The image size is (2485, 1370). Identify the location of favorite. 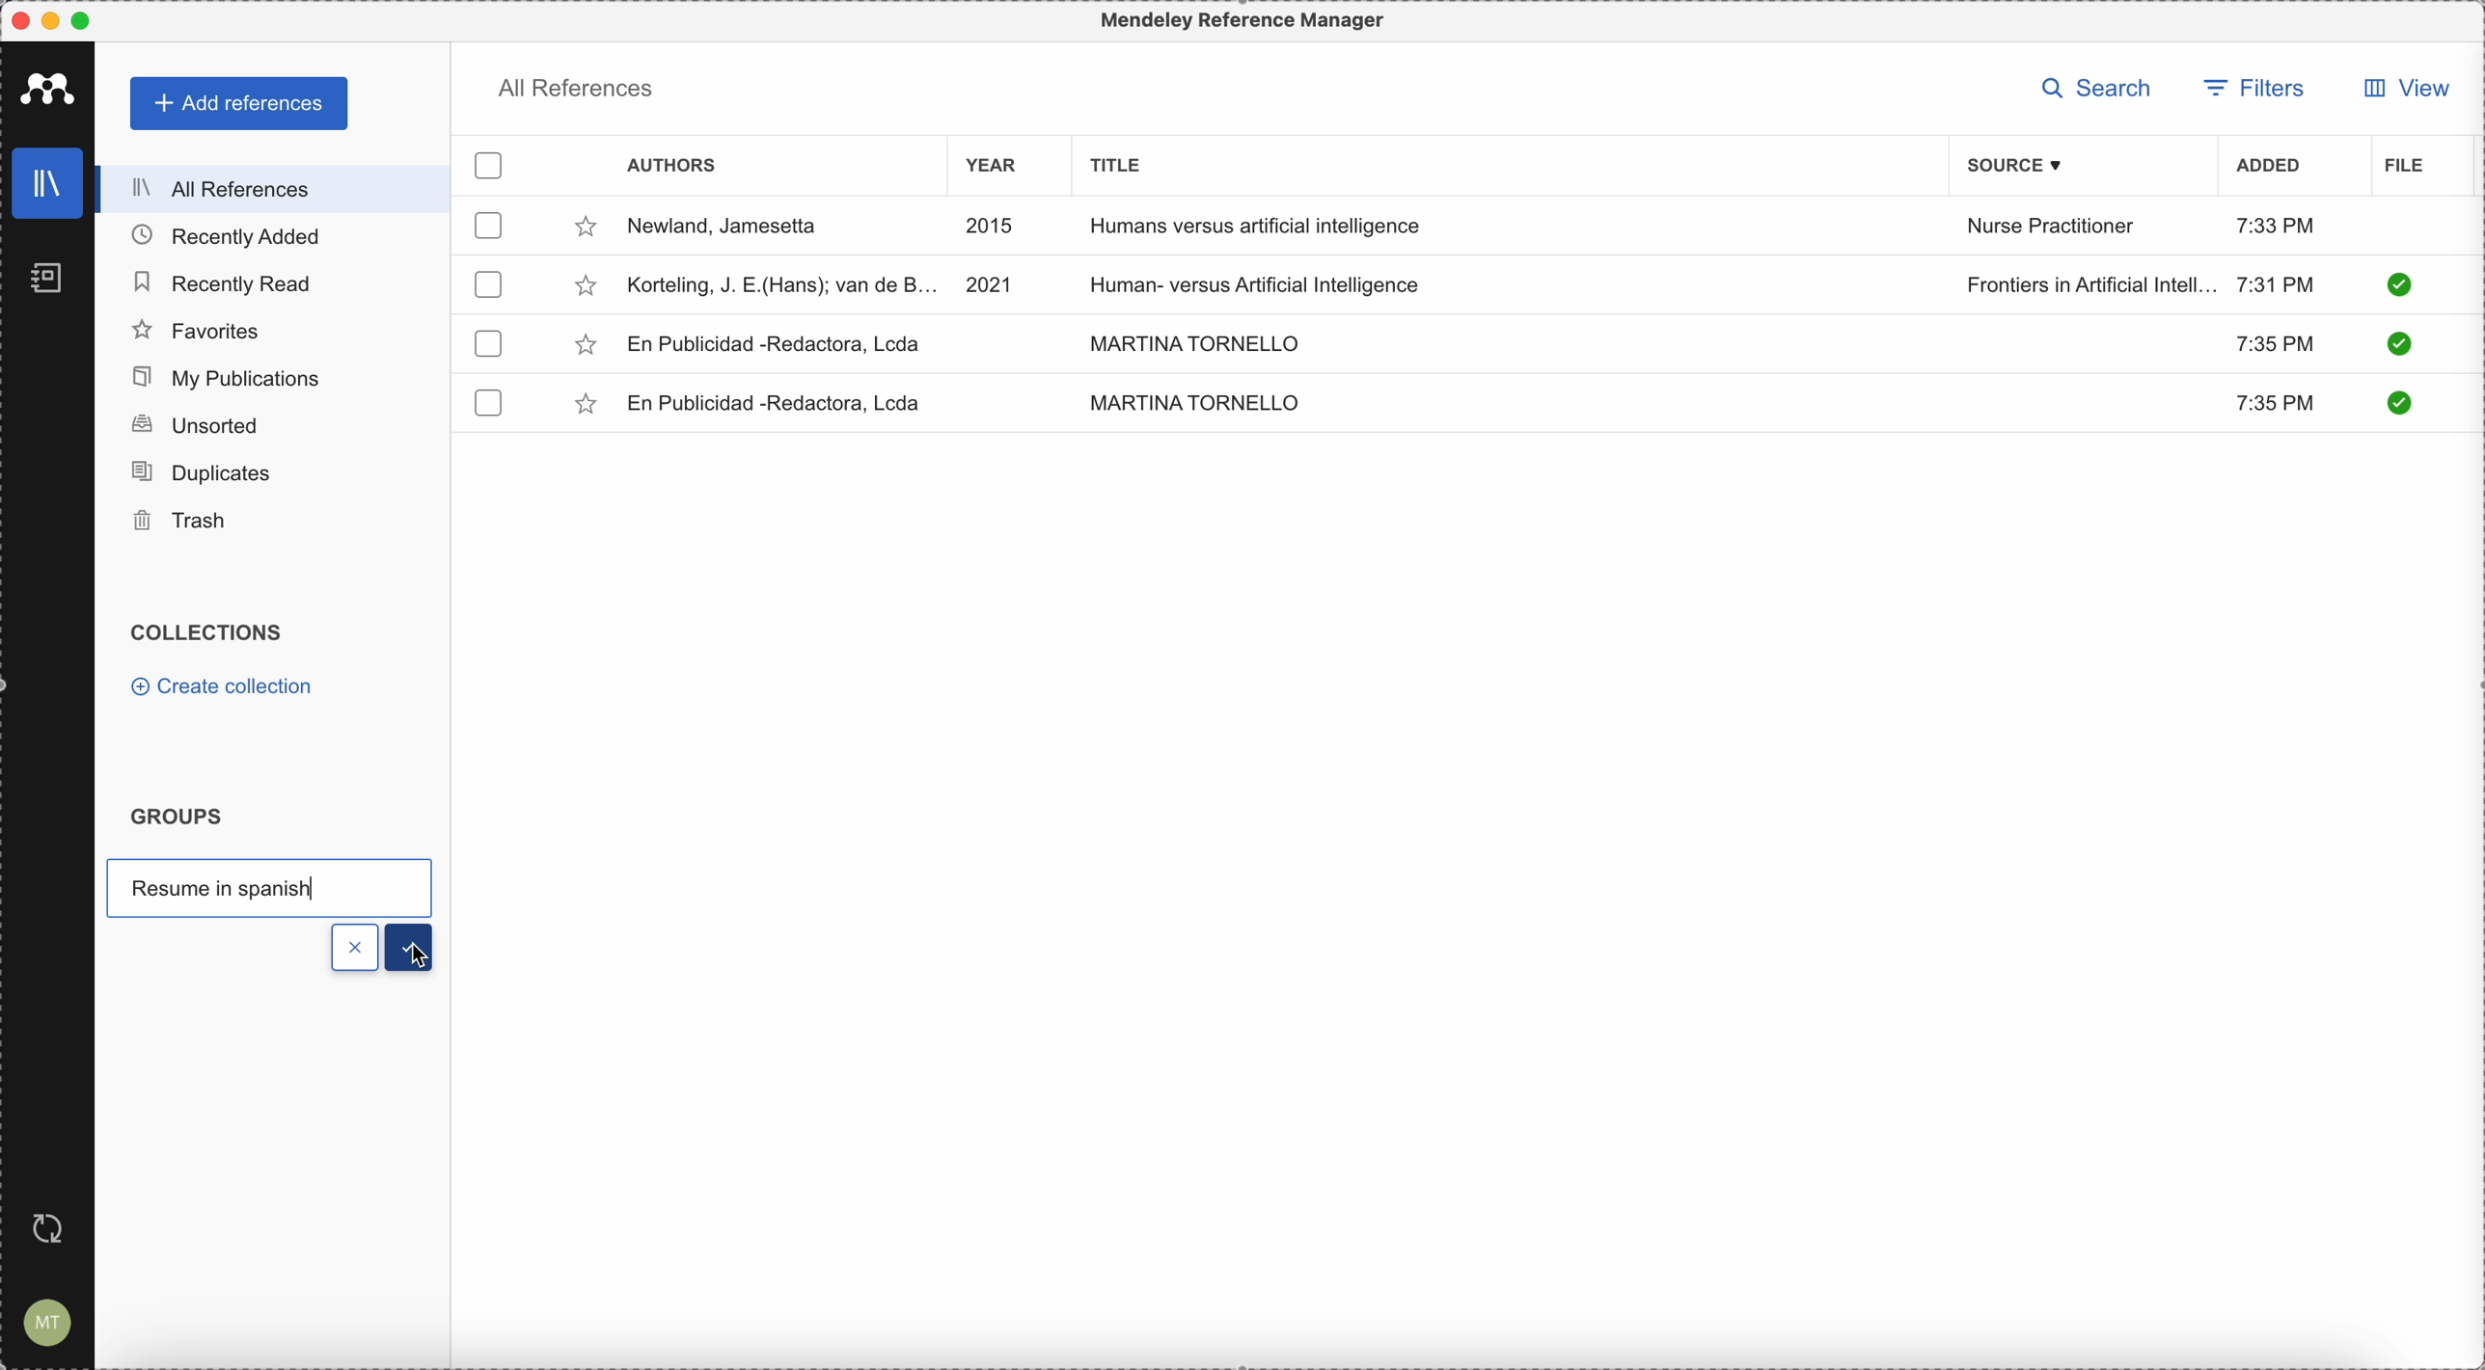
(588, 407).